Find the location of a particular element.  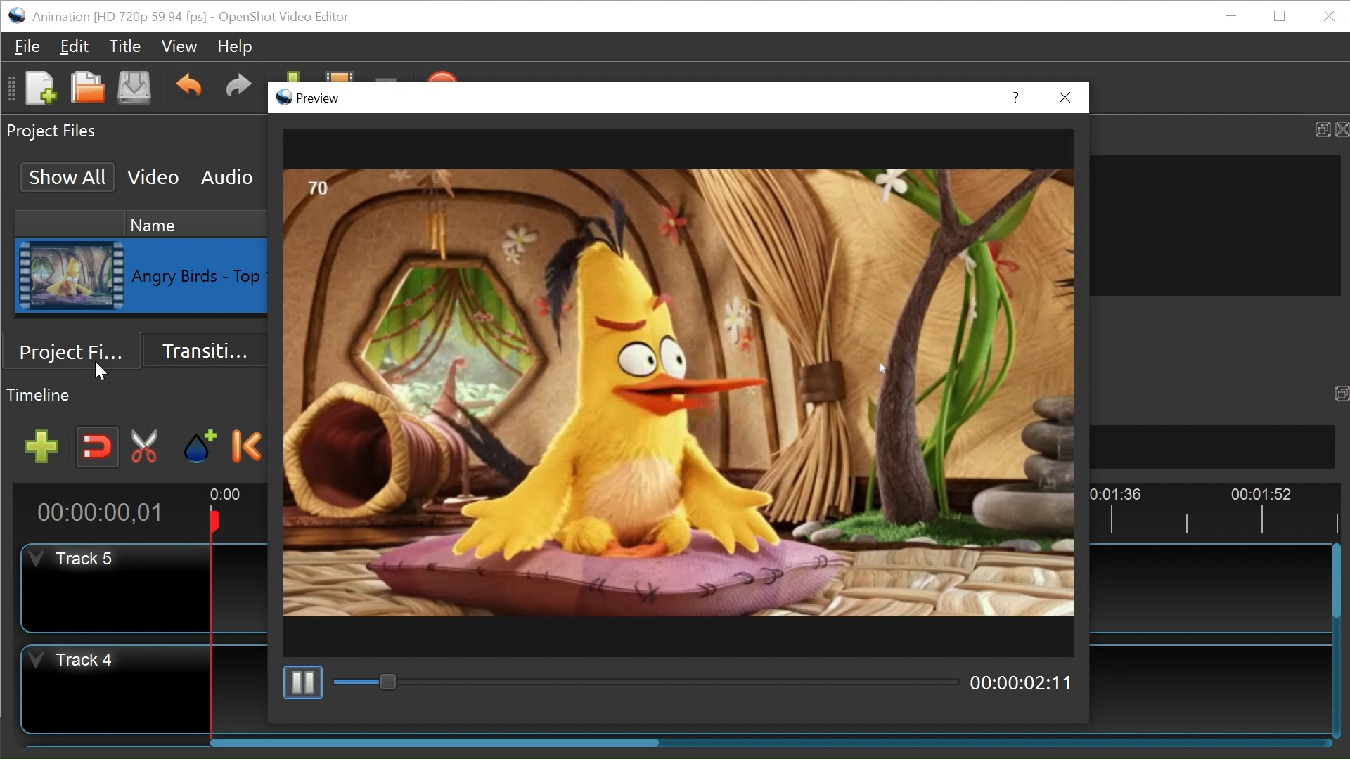

OpenShot Video Editor is located at coordinates (284, 18).